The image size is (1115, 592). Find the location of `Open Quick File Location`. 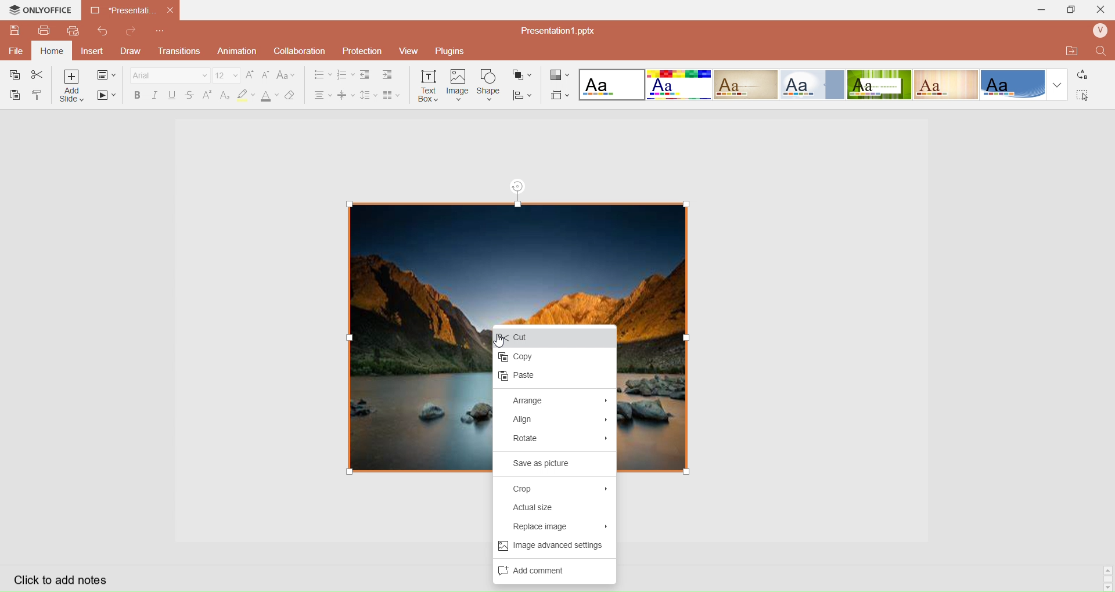

Open Quick File Location is located at coordinates (1072, 51).